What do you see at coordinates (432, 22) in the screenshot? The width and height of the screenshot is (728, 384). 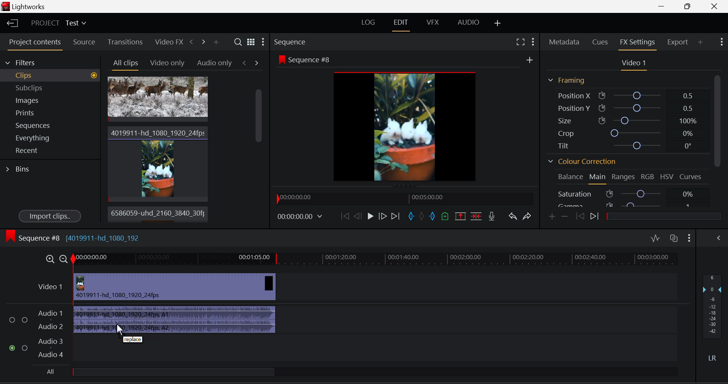 I see `VFX Layout` at bounding box center [432, 22].